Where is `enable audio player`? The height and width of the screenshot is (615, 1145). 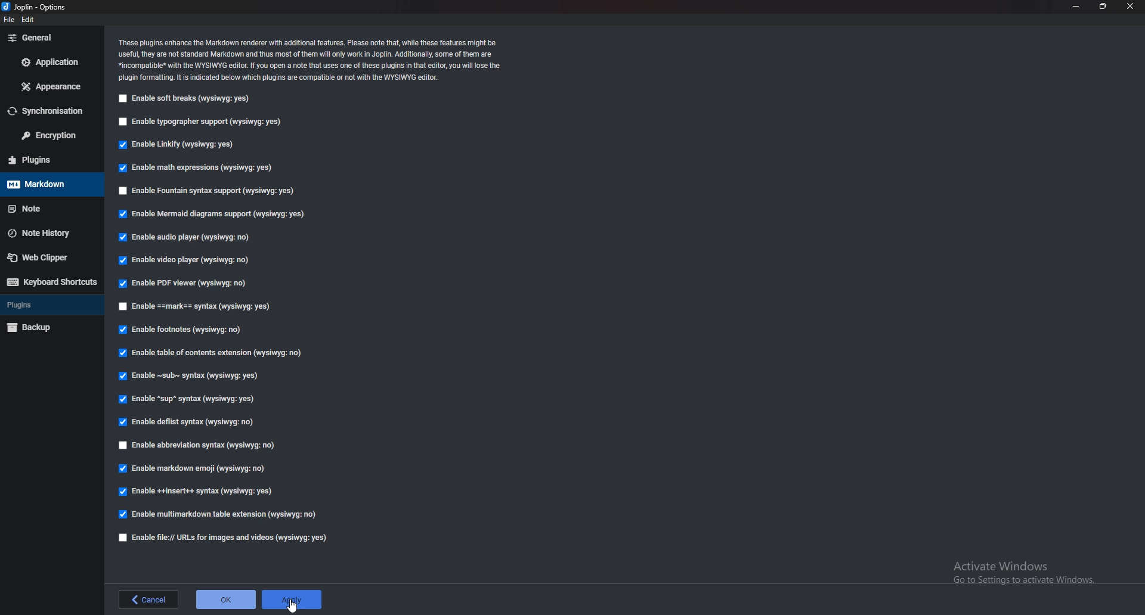 enable audio player is located at coordinates (188, 237).